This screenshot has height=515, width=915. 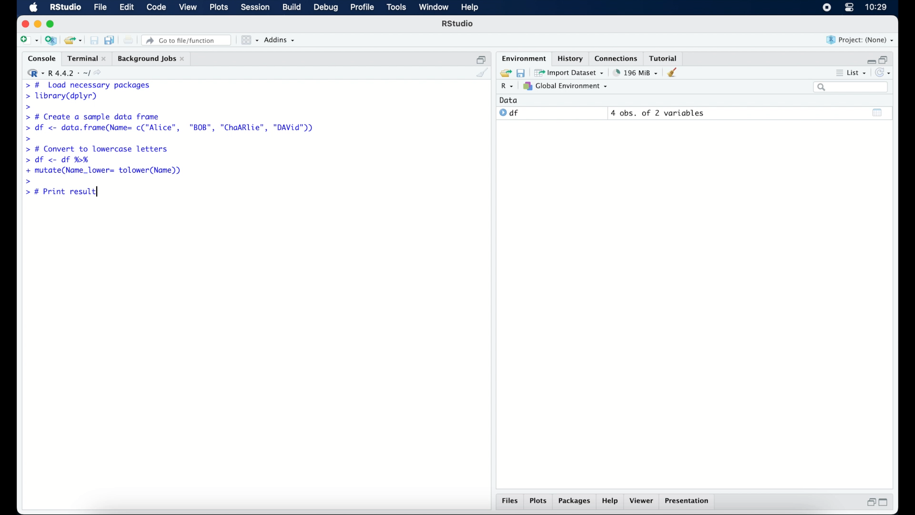 What do you see at coordinates (52, 24) in the screenshot?
I see `maximize` at bounding box center [52, 24].